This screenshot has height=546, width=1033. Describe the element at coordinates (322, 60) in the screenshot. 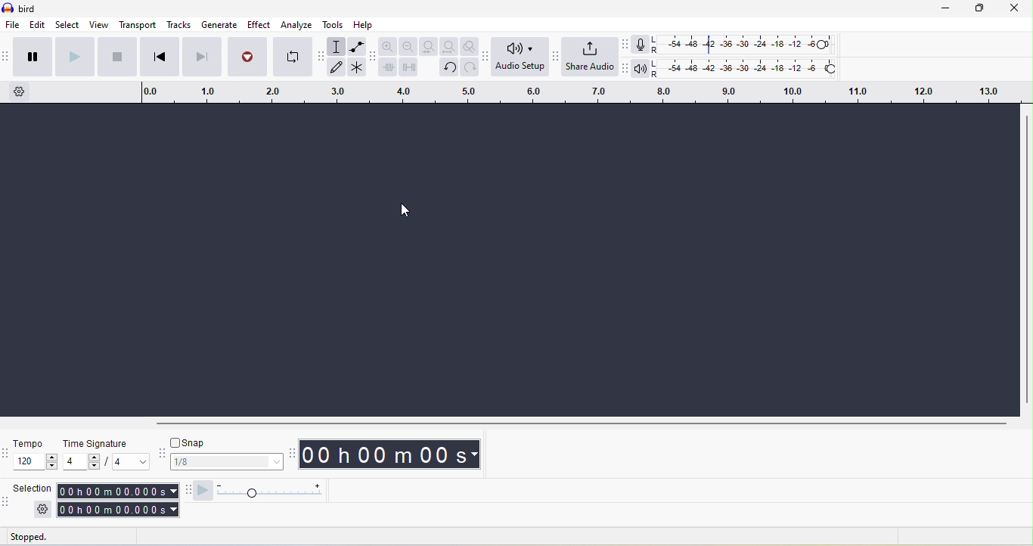

I see `audacity tools toolbar` at that location.